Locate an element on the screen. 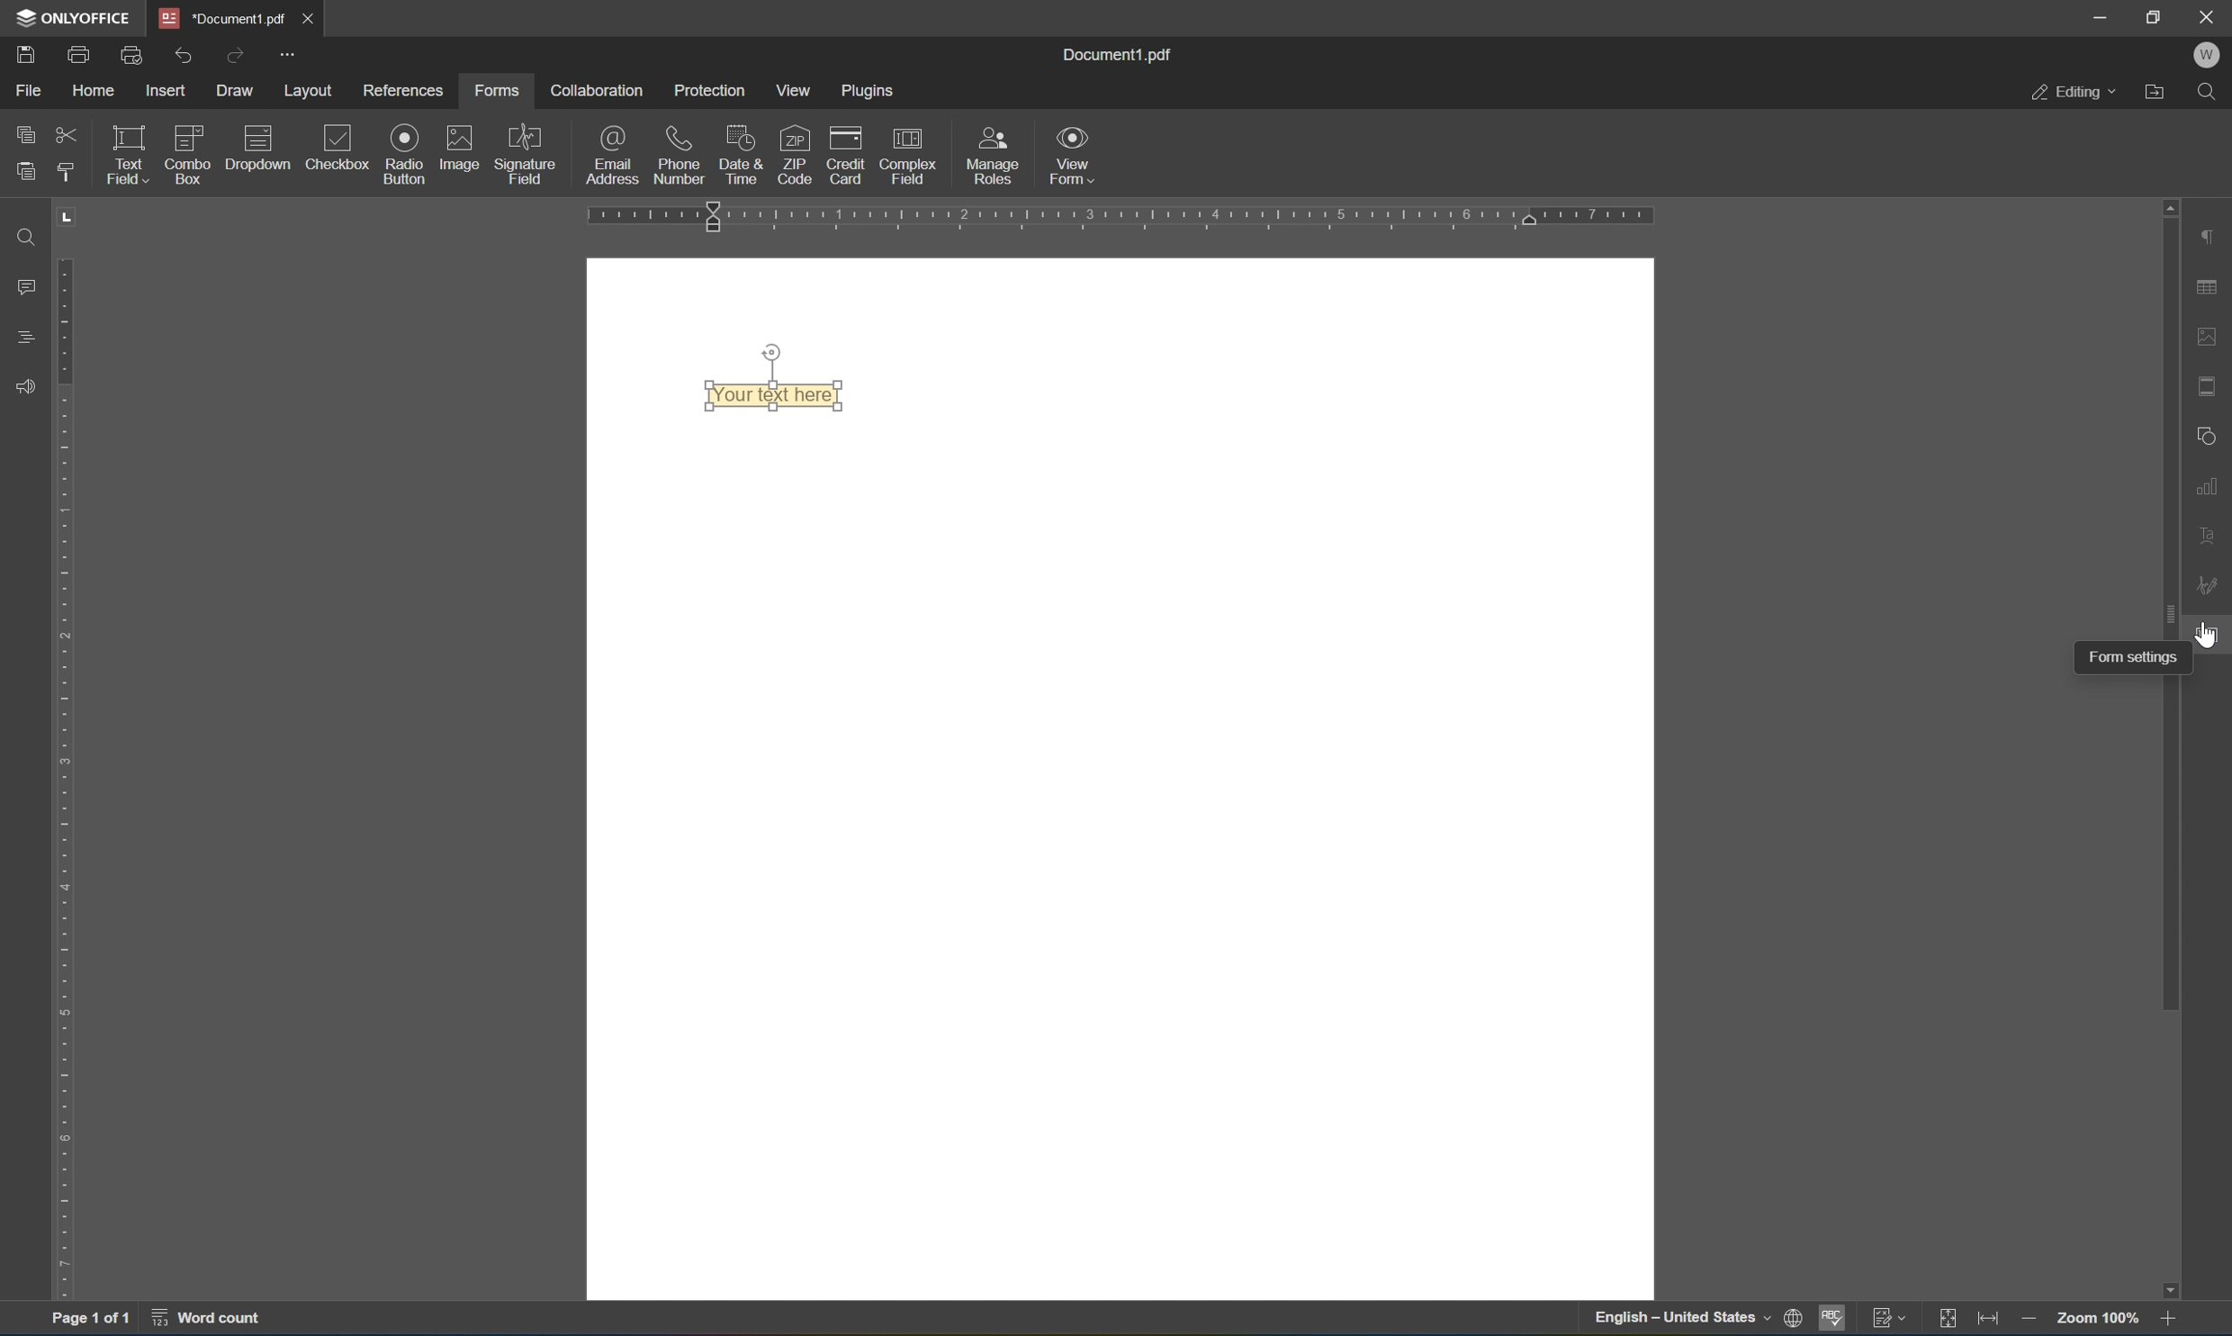  paragraph settings is located at coordinates (2209, 234).